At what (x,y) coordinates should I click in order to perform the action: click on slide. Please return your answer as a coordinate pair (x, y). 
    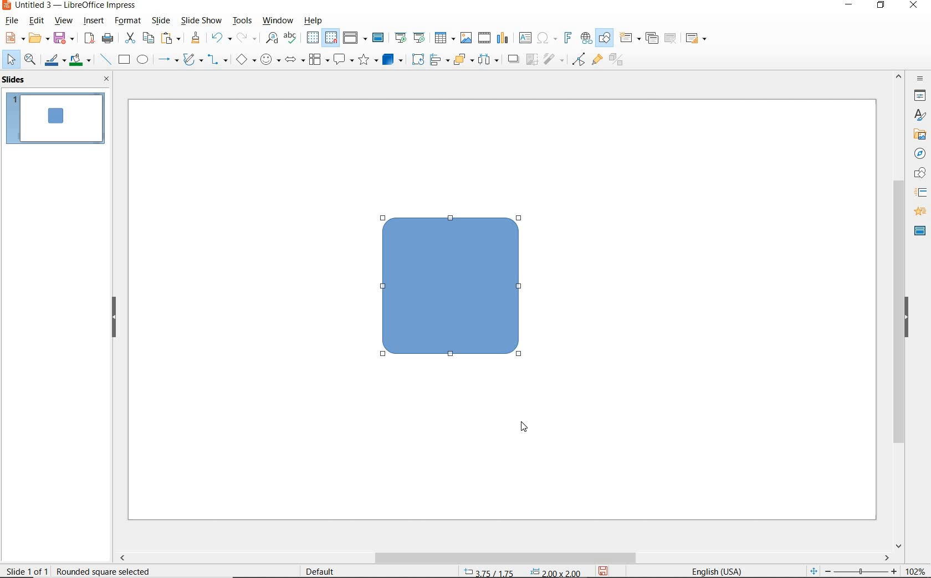
    Looking at the image, I should click on (161, 21).